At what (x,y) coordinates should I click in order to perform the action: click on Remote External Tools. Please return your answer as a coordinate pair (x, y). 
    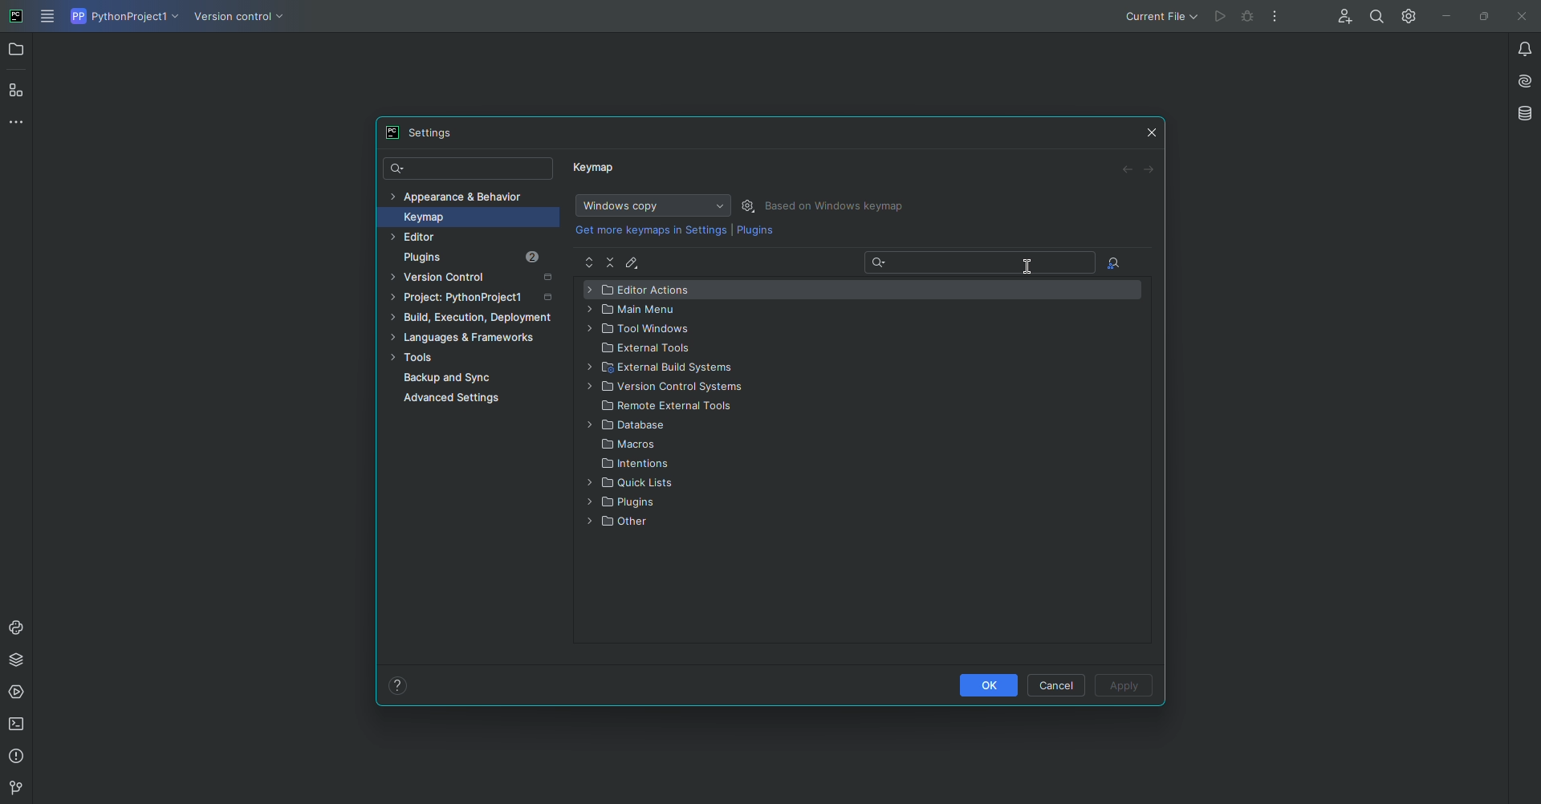
    Looking at the image, I should click on (669, 408).